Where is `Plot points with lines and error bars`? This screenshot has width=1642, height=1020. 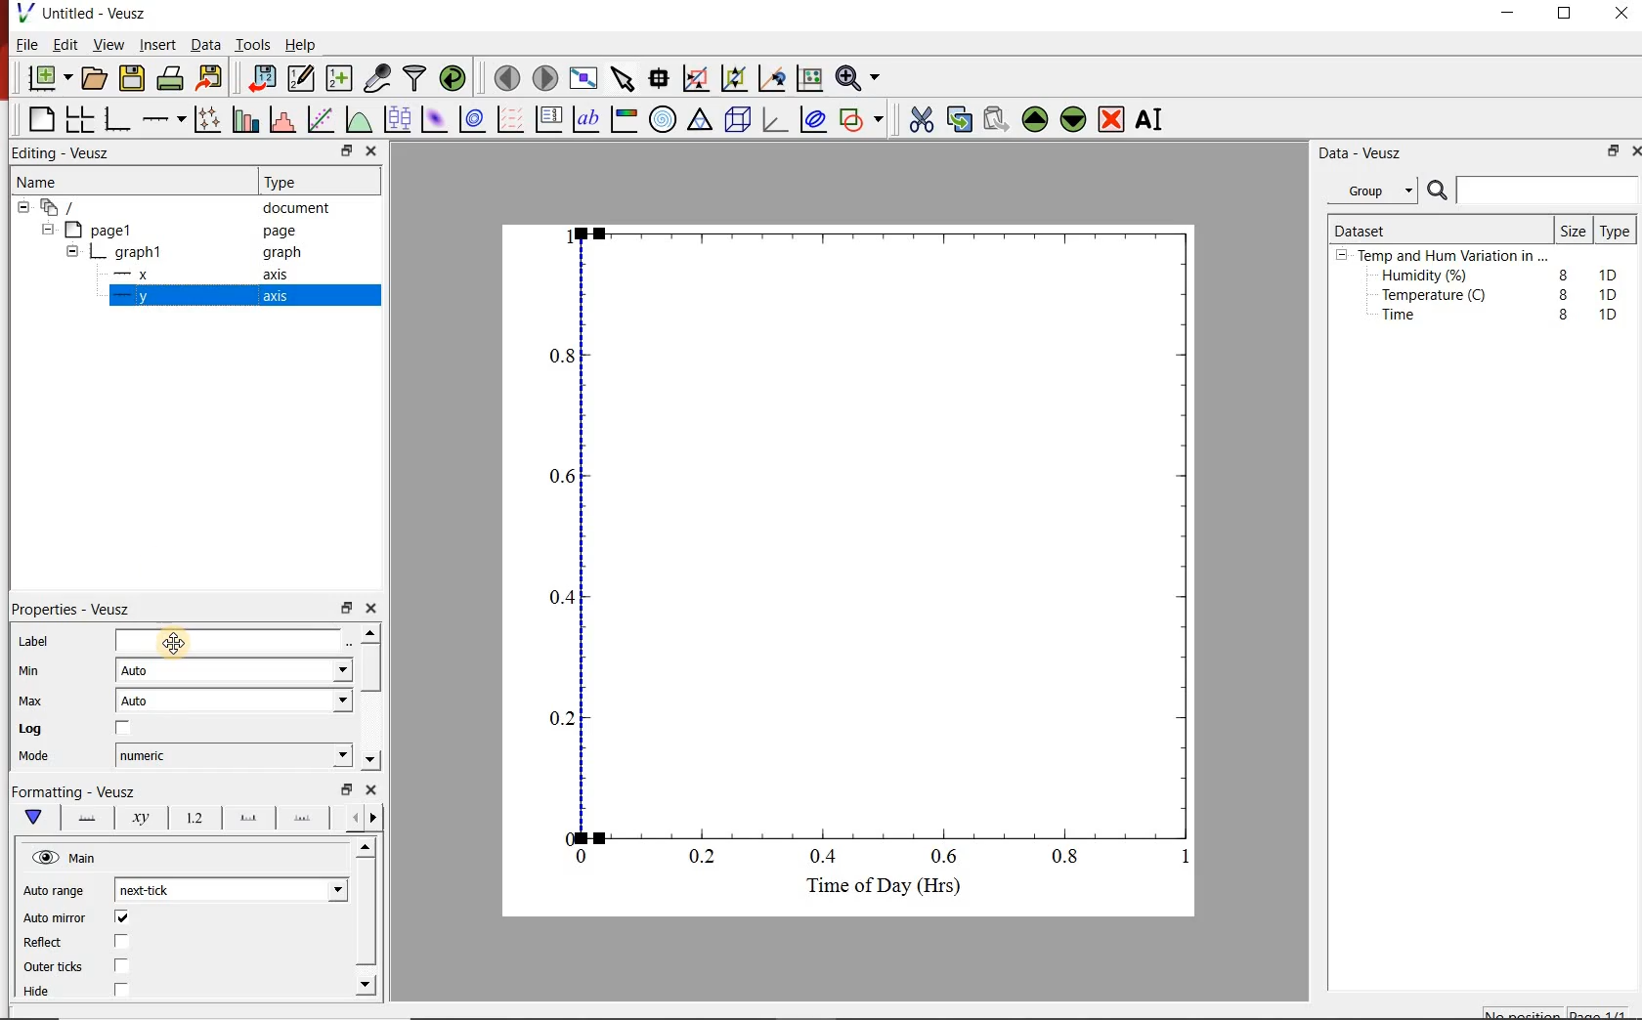
Plot points with lines and error bars is located at coordinates (207, 117).